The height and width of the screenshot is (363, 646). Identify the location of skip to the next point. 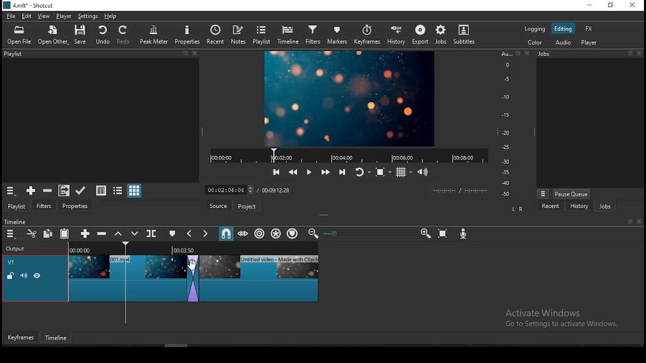
(343, 172).